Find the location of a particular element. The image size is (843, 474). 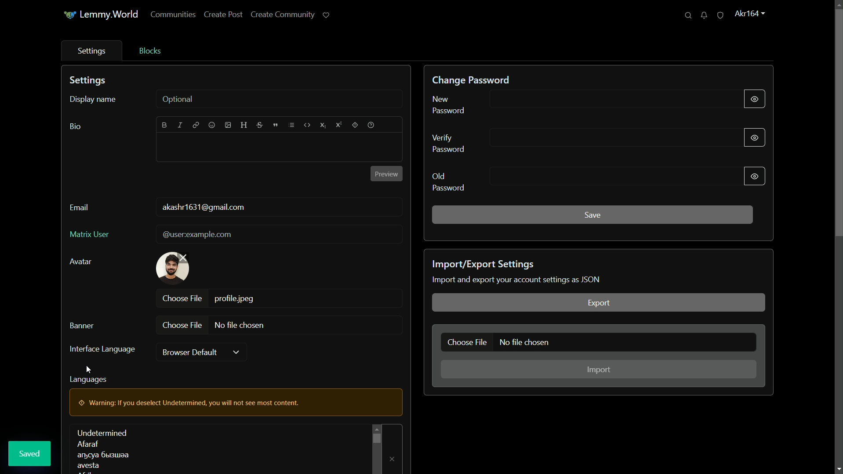

settings is located at coordinates (90, 81).